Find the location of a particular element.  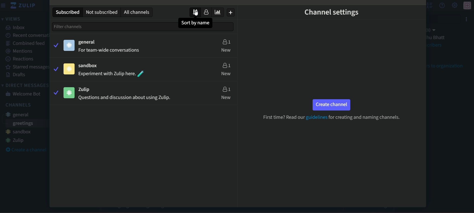

direct messages is located at coordinates (26, 85).